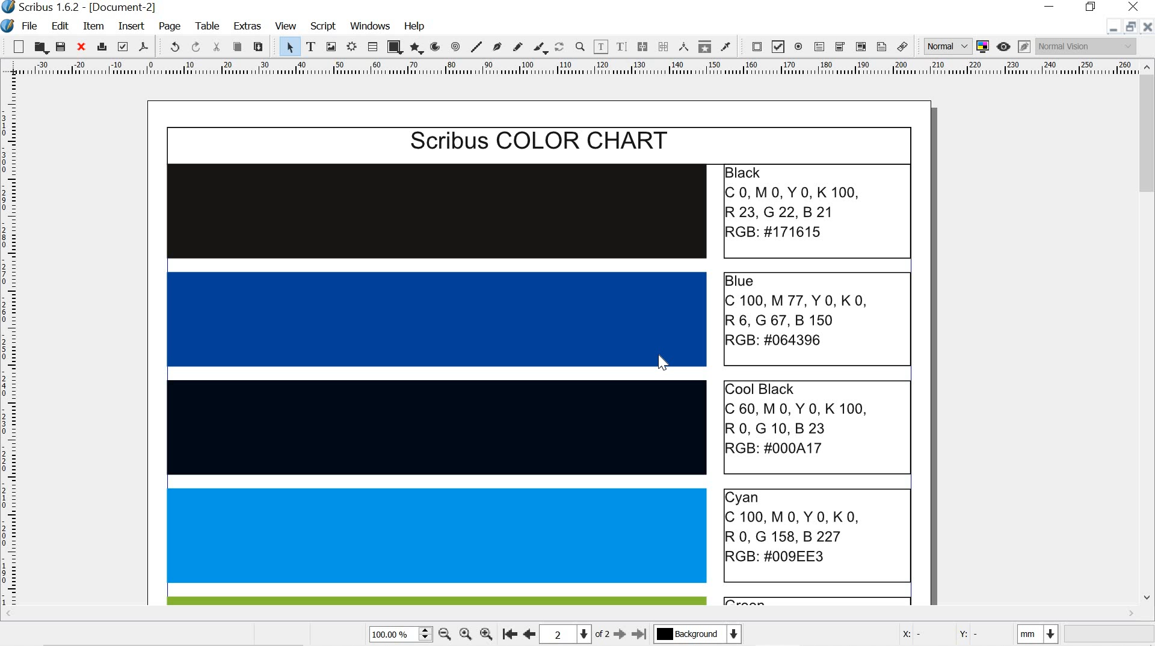 The width and height of the screenshot is (1155, 646). What do you see at coordinates (799, 48) in the screenshot?
I see `pdf radio button` at bounding box center [799, 48].